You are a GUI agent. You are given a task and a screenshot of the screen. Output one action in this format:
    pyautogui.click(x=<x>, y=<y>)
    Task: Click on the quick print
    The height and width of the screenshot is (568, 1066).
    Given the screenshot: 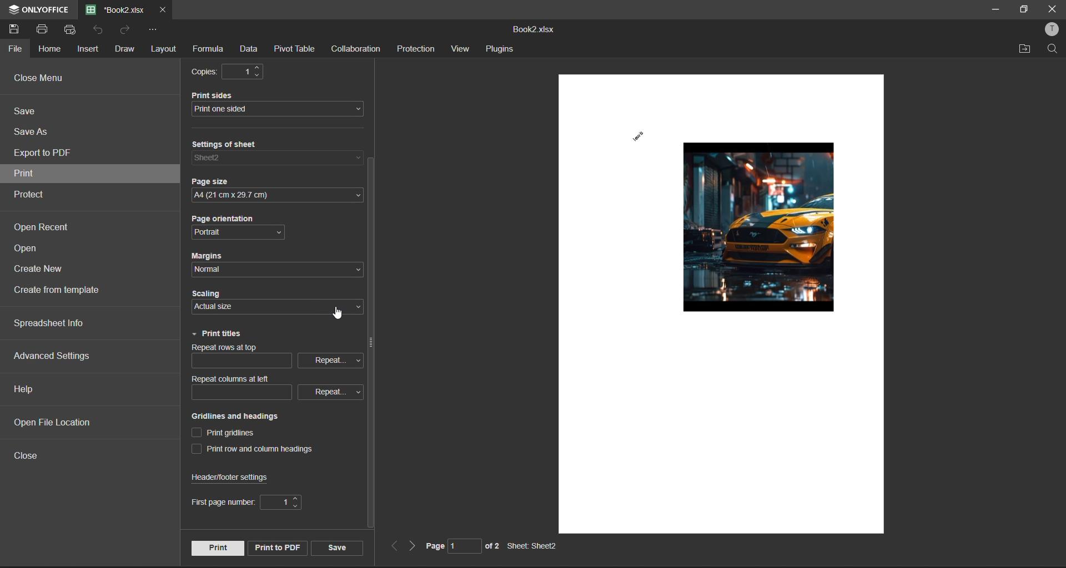 What is the action you would take?
    pyautogui.click(x=72, y=30)
    